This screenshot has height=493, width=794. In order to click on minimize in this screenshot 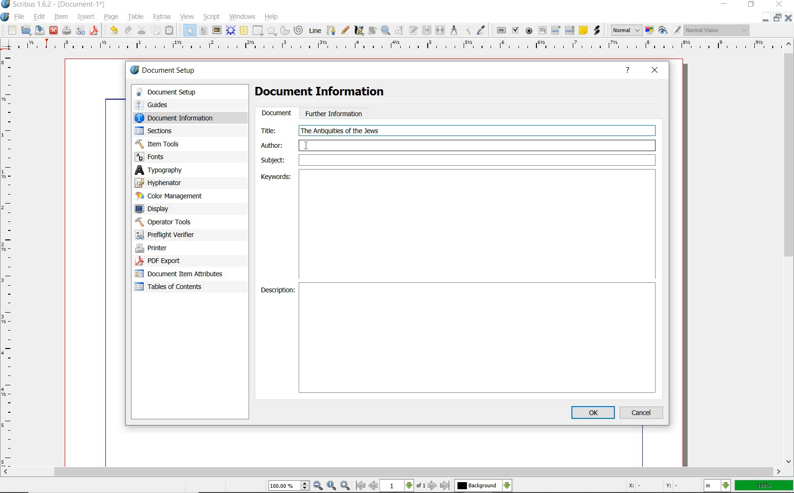, I will do `click(767, 17)`.